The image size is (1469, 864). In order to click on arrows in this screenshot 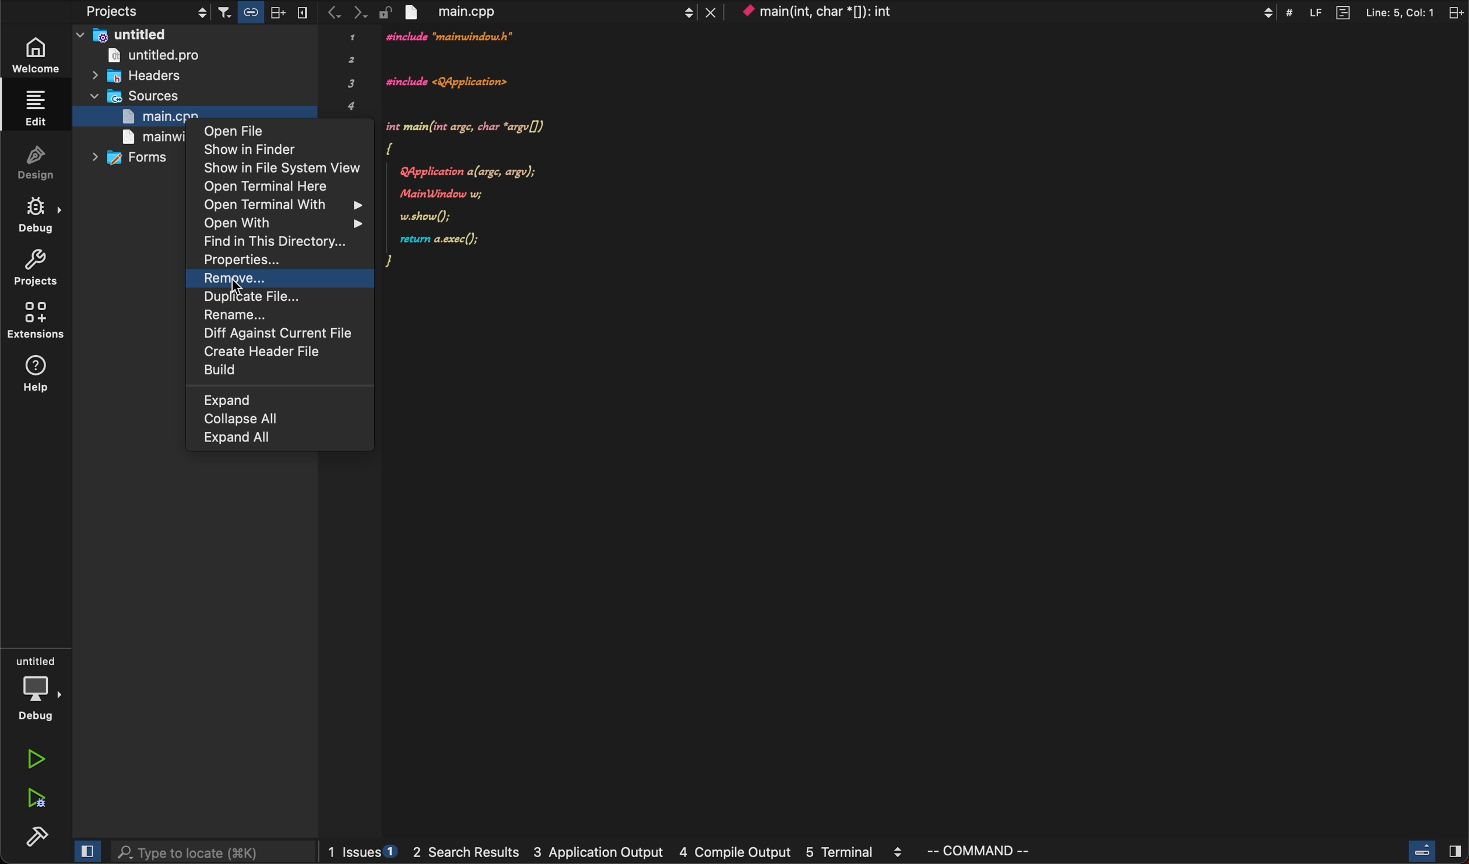, I will do `click(342, 12)`.